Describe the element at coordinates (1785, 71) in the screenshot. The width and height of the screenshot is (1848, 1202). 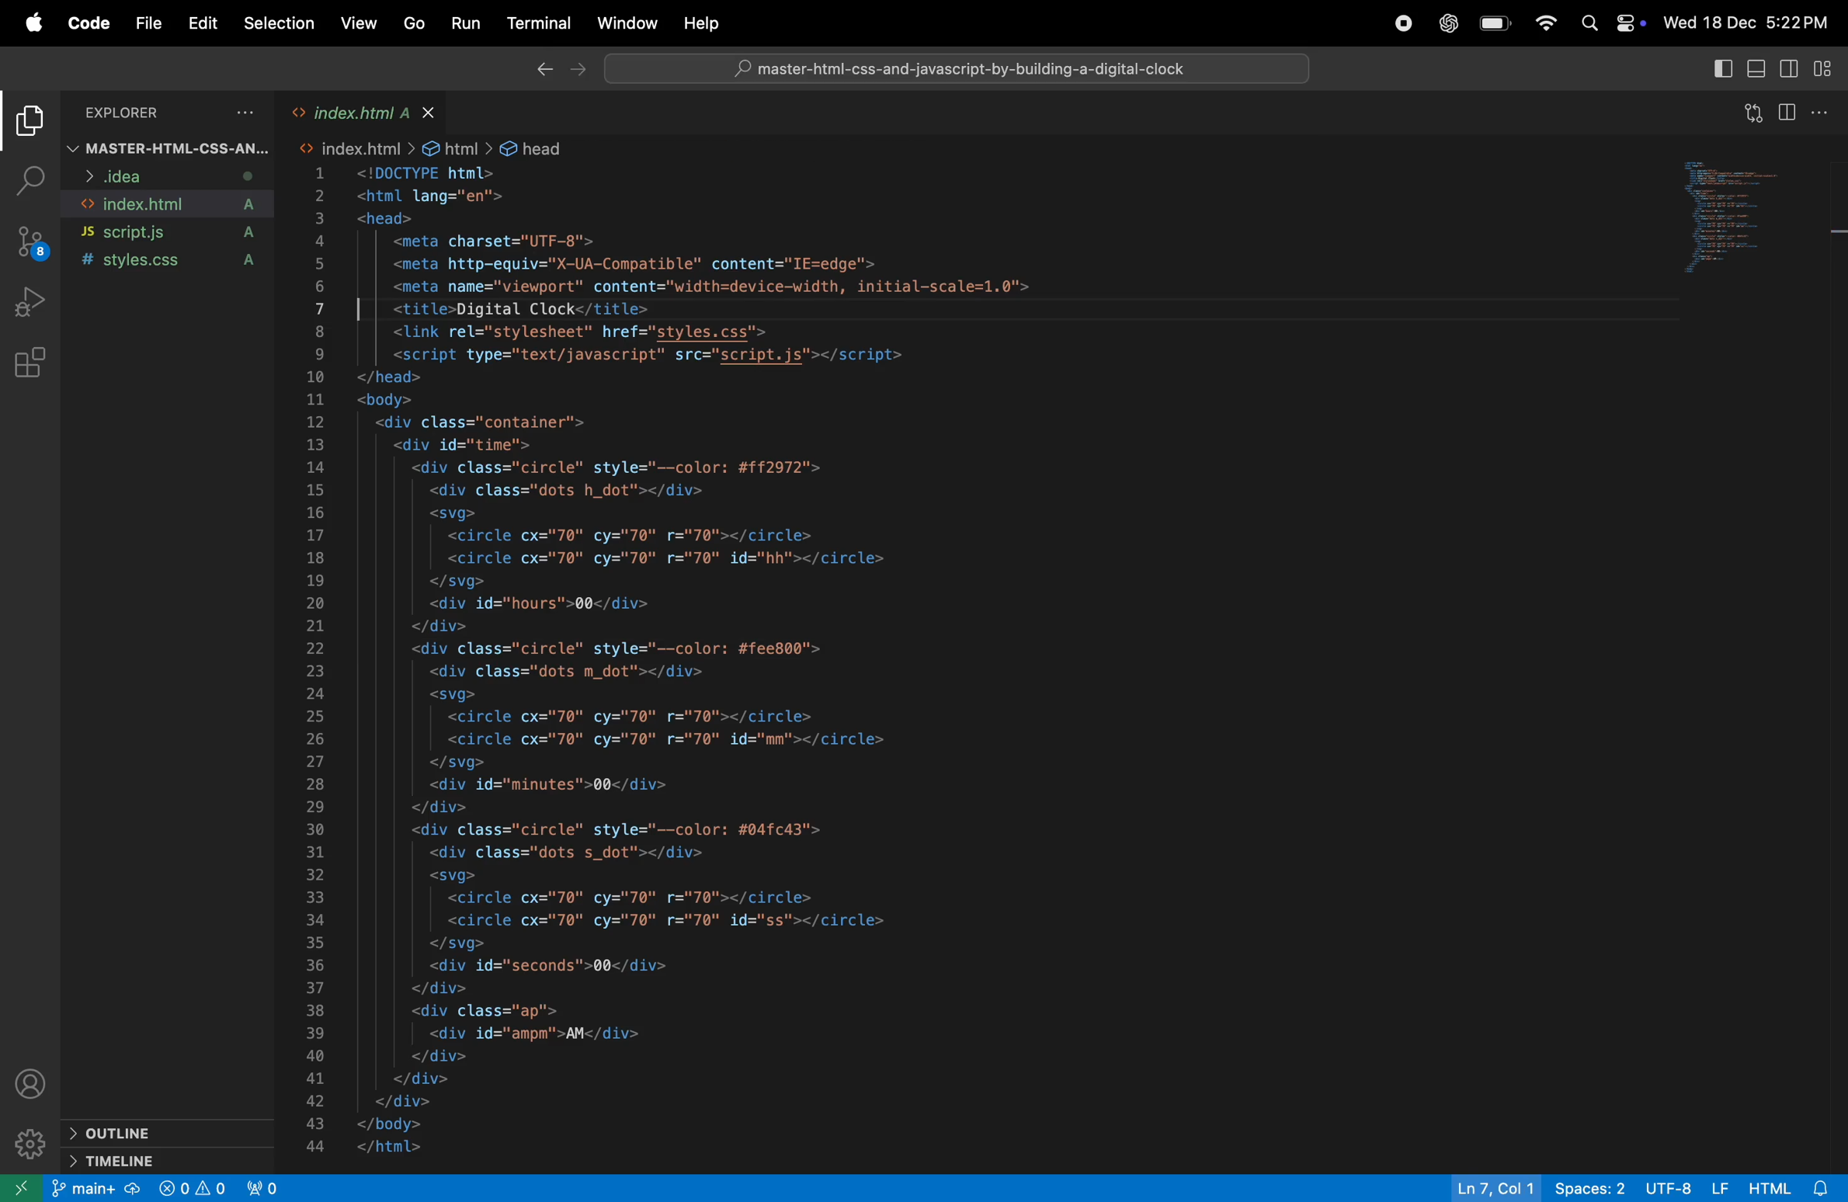
I see `toggle editor` at that location.